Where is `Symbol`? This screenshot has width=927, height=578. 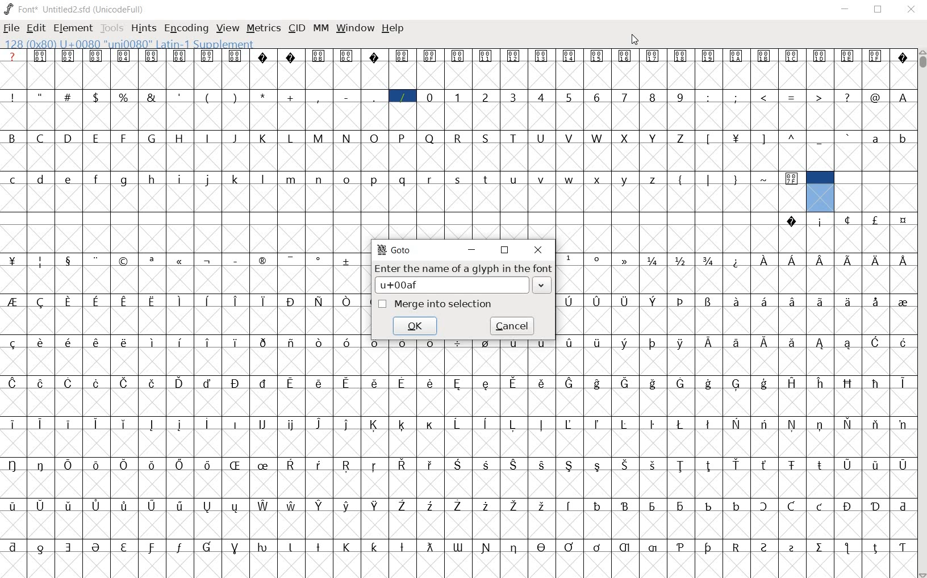
Symbol is located at coordinates (847, 56).